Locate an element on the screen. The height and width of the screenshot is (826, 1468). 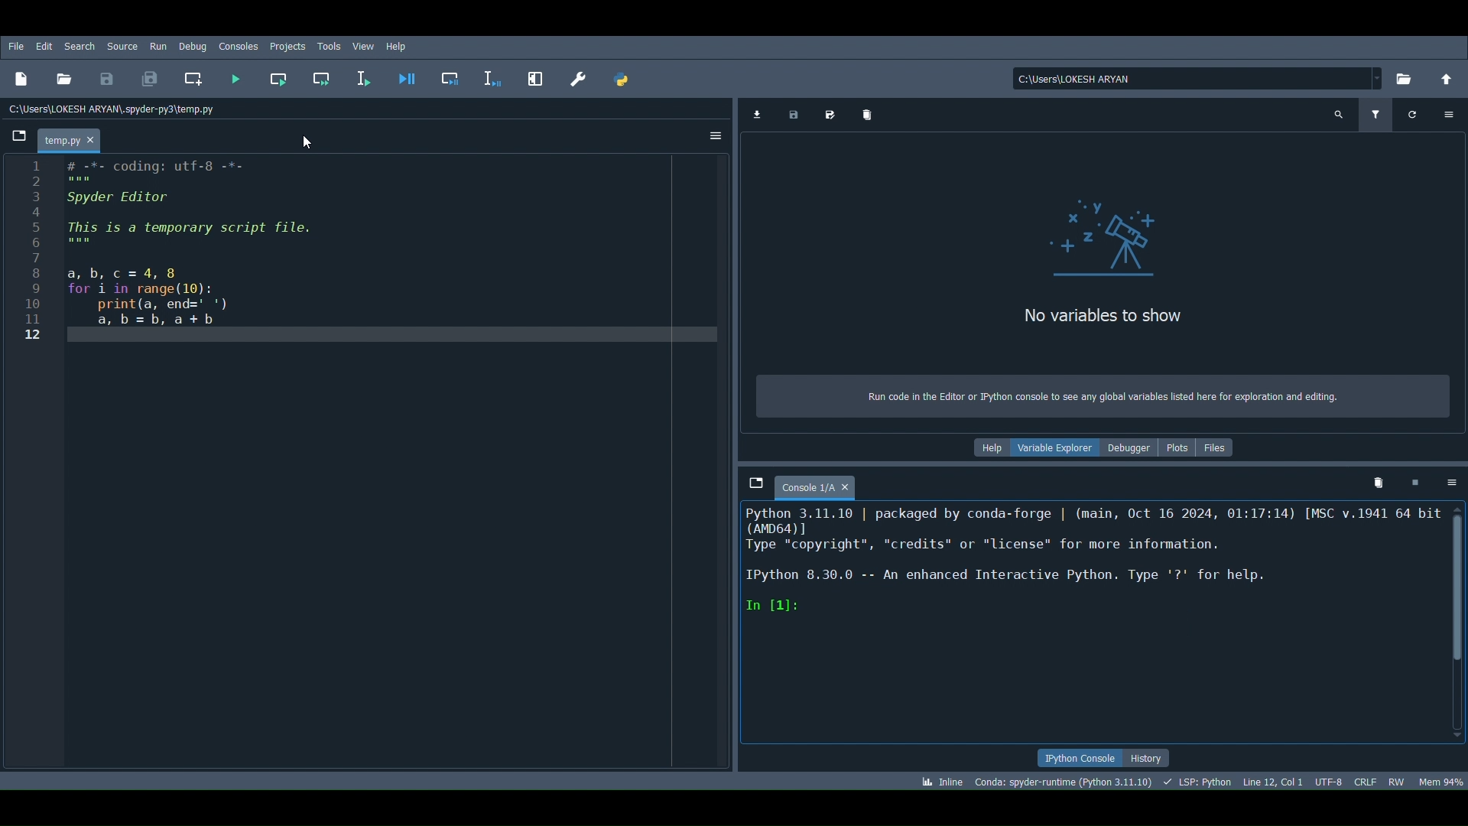
Browse tabs is located at coordinates (753, 483).